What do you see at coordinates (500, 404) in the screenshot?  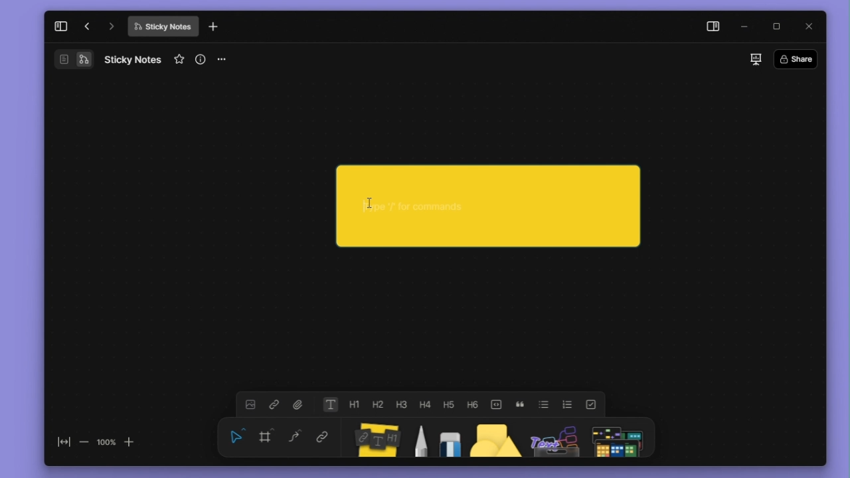 I see `toogle buttons` at bounding box center [500, 404].